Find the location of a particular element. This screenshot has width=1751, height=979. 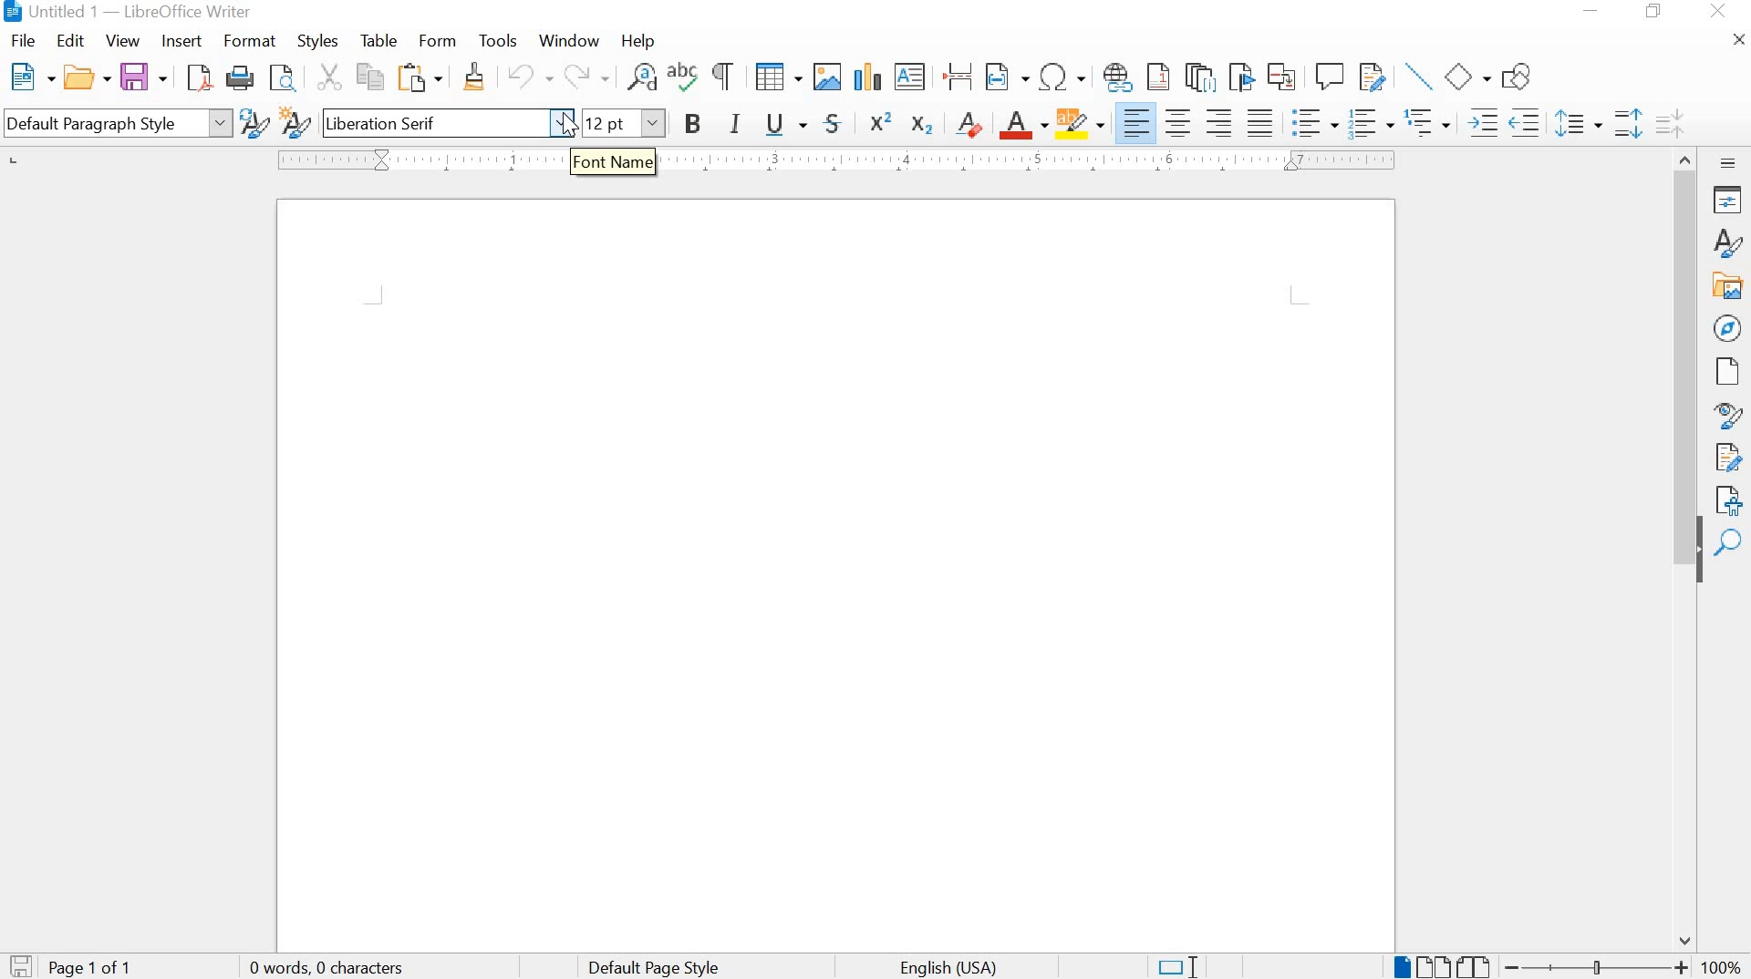

SCROLLBAR is located at coordinates (1687, 549).